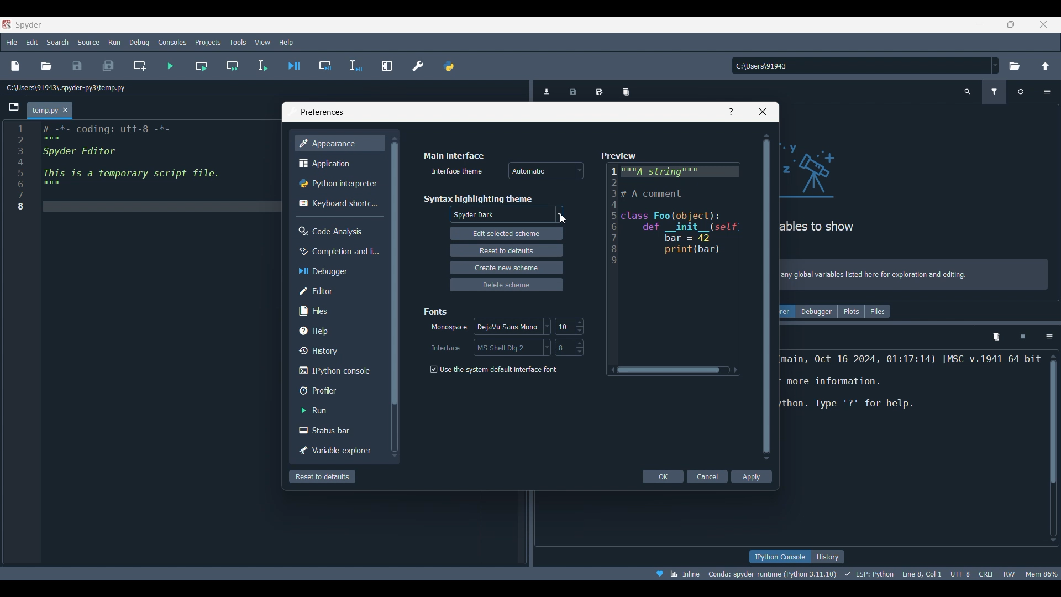  I want to click on Open, so click(46, 66).